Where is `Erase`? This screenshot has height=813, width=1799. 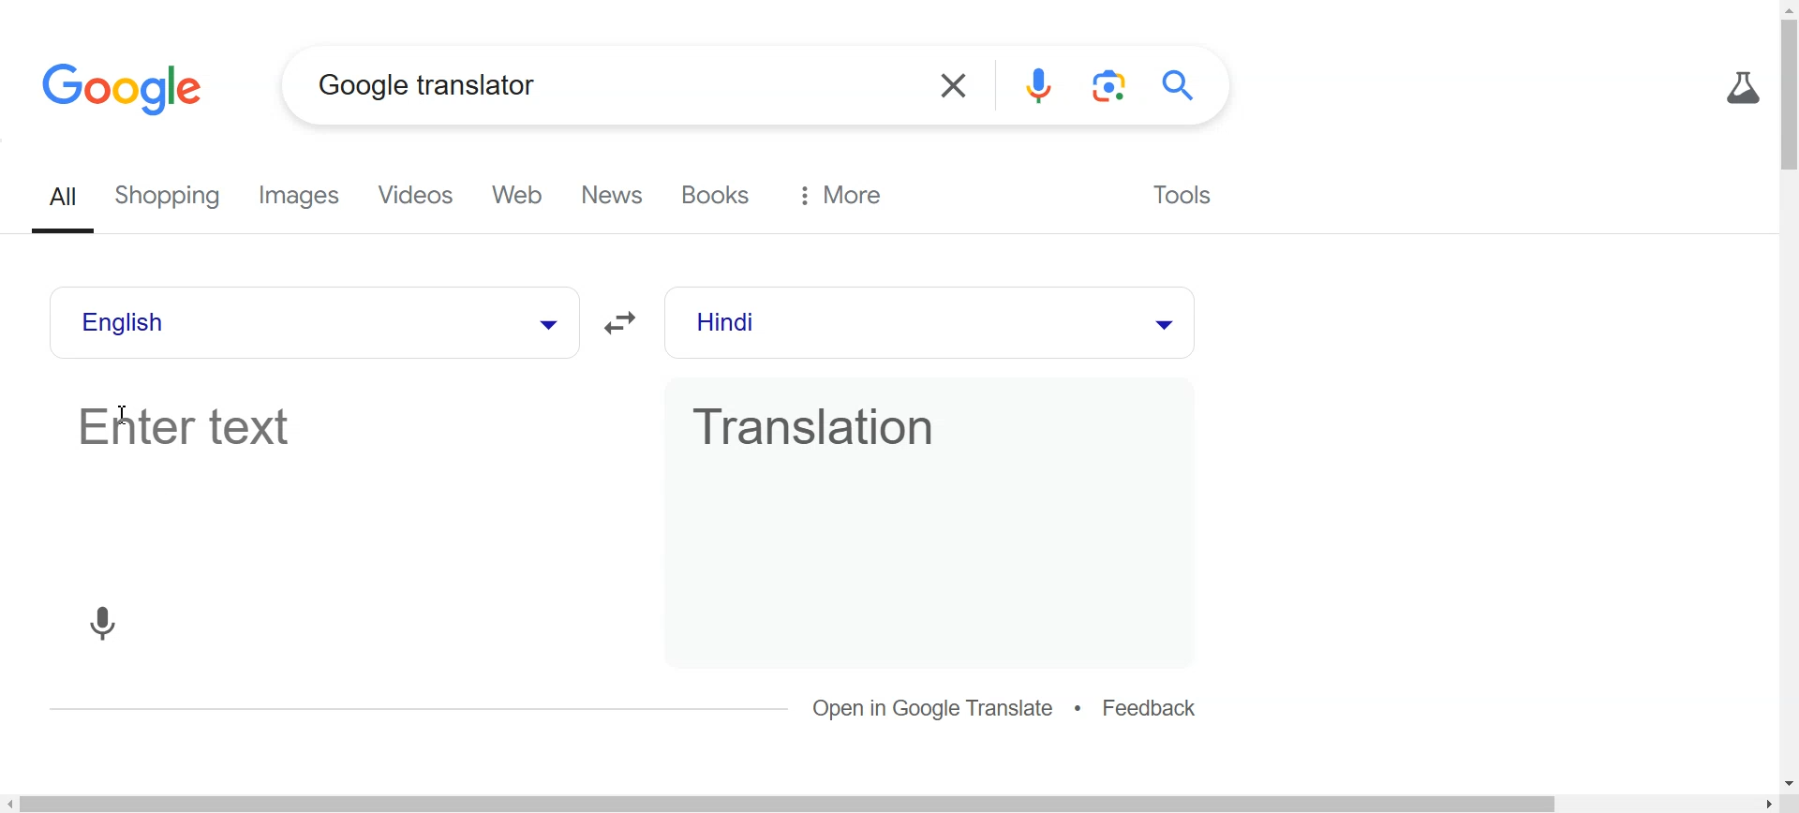
Erase is located at coordinates (950, 86).